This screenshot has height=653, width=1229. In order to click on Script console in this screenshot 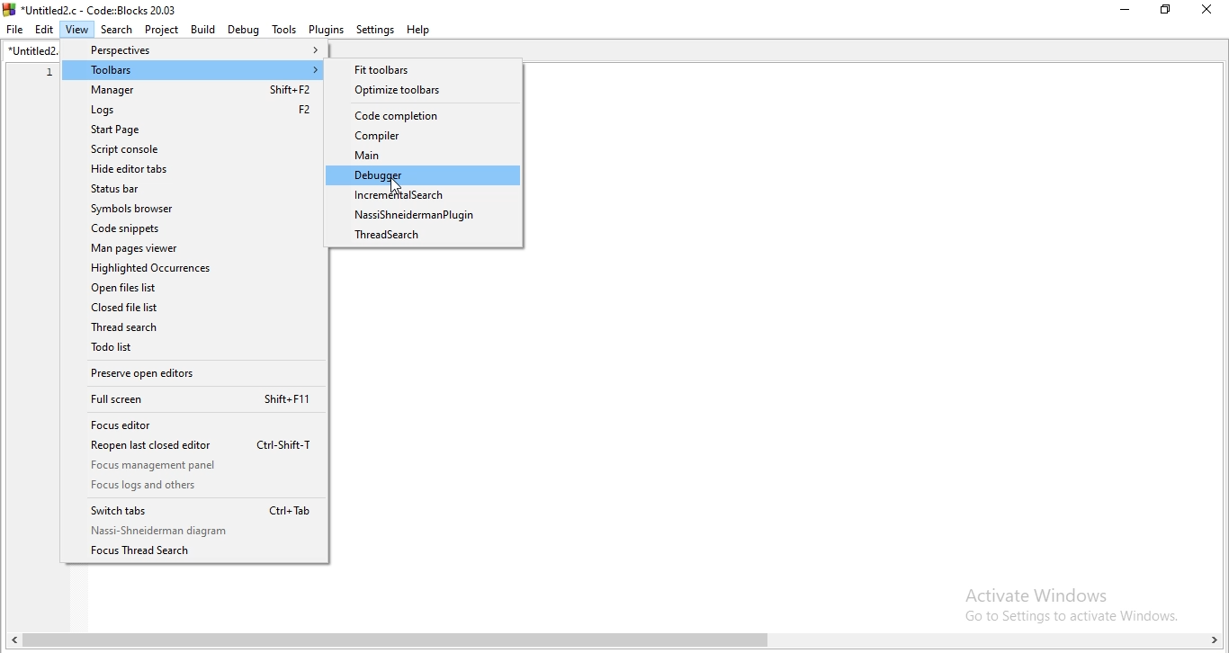, I will do `click(186, 149)`.